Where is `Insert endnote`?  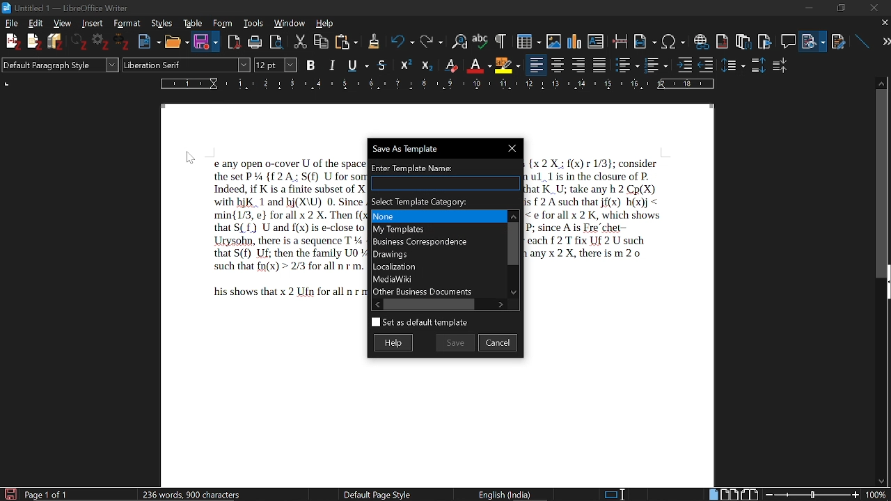
Insert endnote is located at coordinates (723, 38).